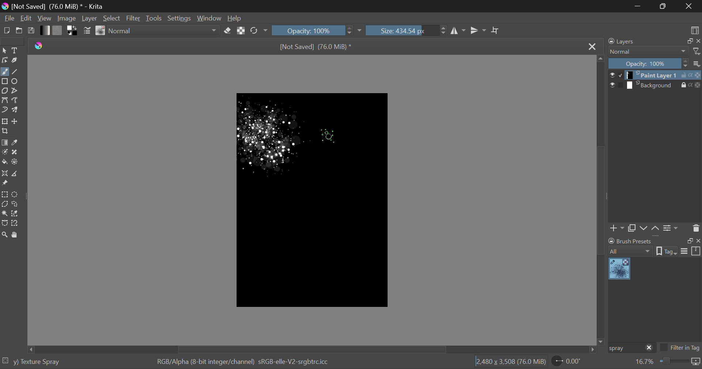 This screenshot has width=702, height=369. I want to click on Eyedropper, so click(16, 143).